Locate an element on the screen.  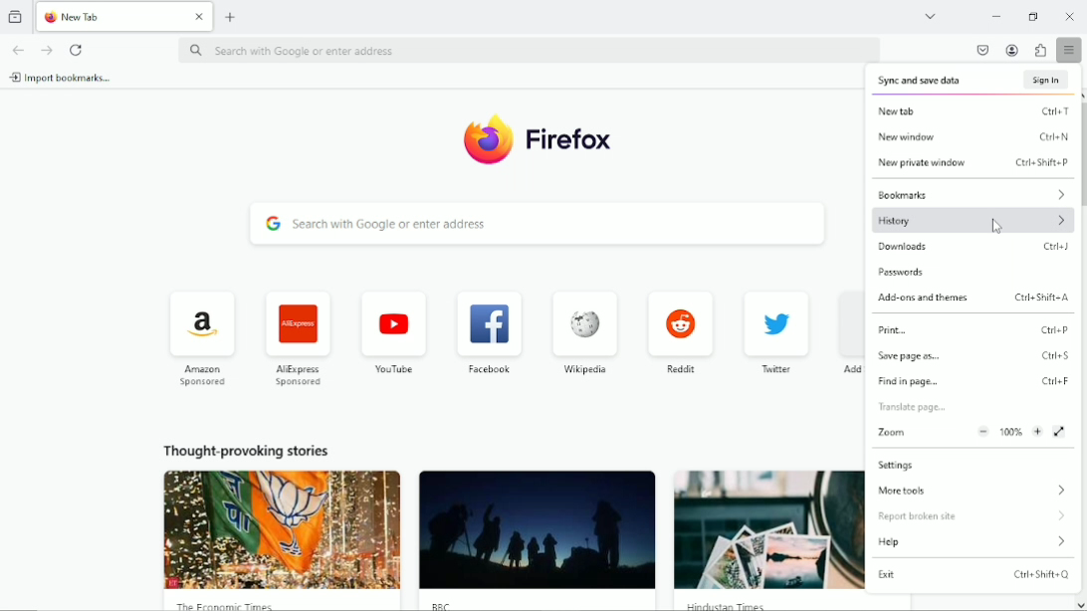
account is located at coordinates (1009, 50).